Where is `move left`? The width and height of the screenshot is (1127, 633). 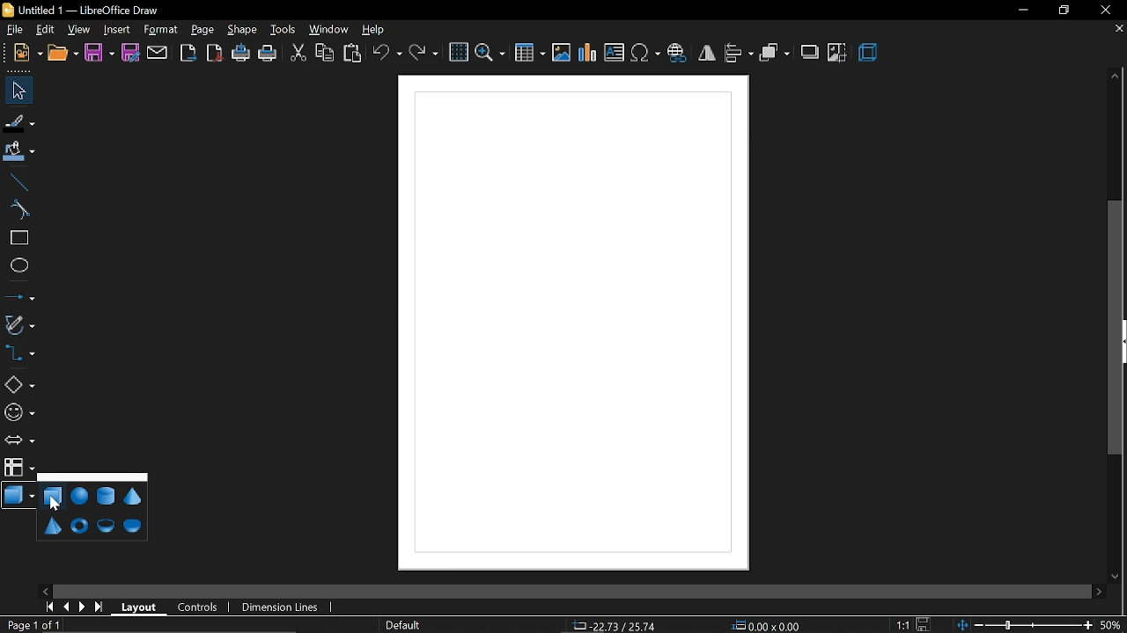 move left is located at coordinates (45, 590).